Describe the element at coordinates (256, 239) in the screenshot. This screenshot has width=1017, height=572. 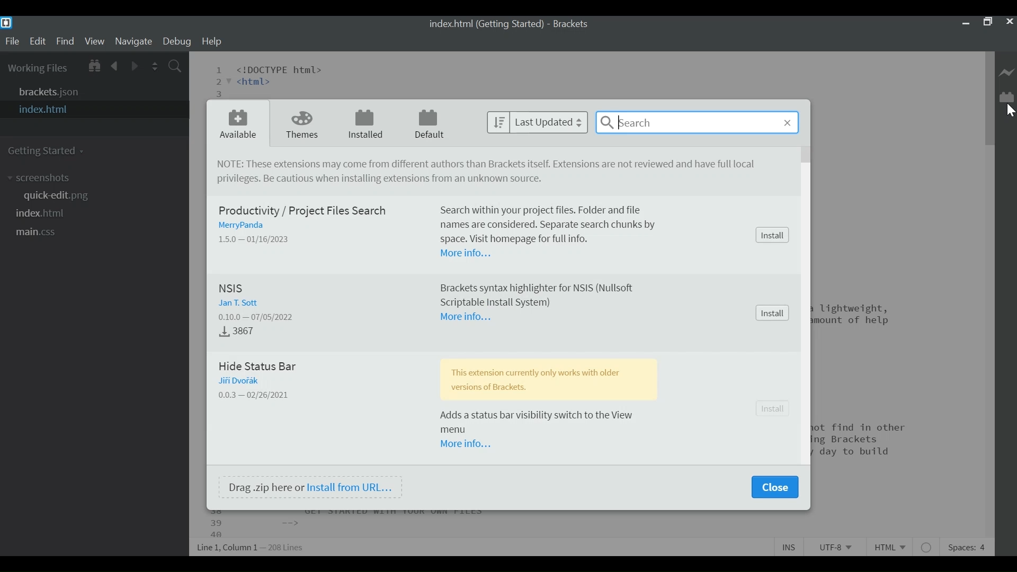
I see `Version - Released Date` at that location.